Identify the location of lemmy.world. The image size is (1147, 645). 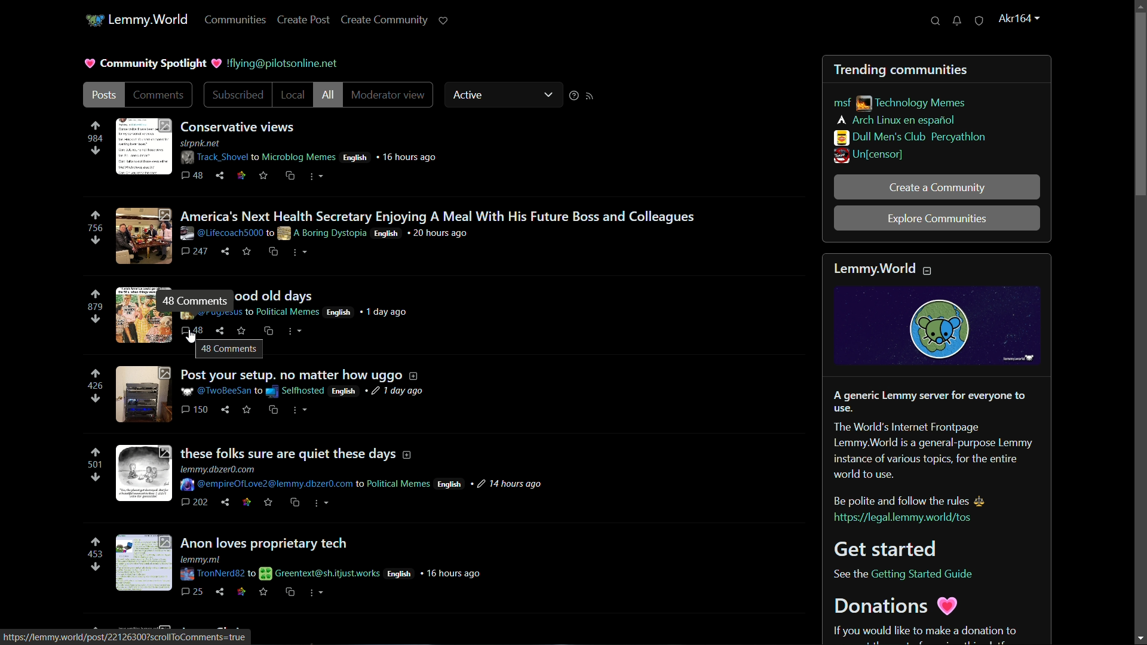
(149, 21).